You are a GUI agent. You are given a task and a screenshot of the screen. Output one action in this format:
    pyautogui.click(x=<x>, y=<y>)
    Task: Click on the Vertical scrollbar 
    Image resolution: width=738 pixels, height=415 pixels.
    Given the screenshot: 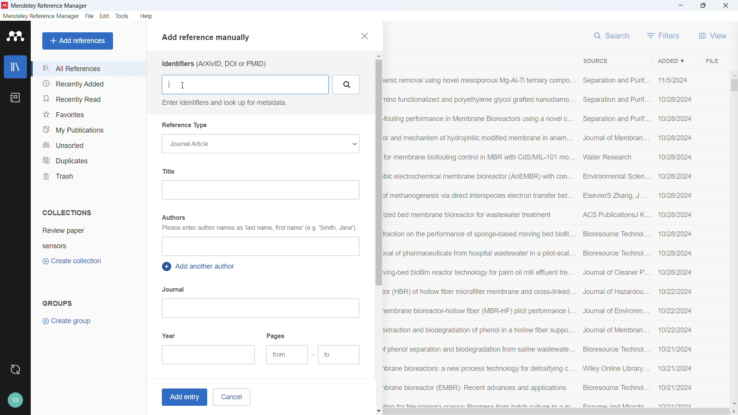 What is the action you would take?
    pyautogui.click(x=734, y=85)
    